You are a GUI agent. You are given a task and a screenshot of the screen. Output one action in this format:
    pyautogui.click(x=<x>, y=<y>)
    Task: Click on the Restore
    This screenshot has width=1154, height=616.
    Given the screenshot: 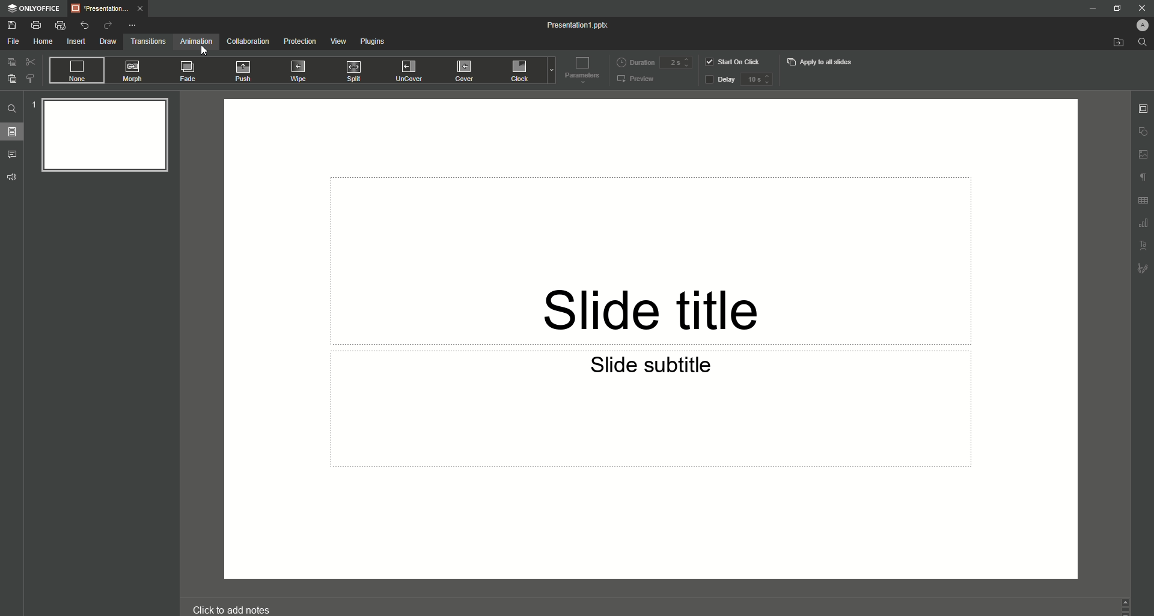 What is the action you would take?
    pyautogui.click(x=1116, y=8)
    